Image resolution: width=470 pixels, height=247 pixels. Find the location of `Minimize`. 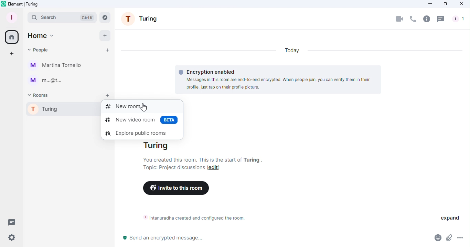

Minimize is located at coordinates (428, 4).